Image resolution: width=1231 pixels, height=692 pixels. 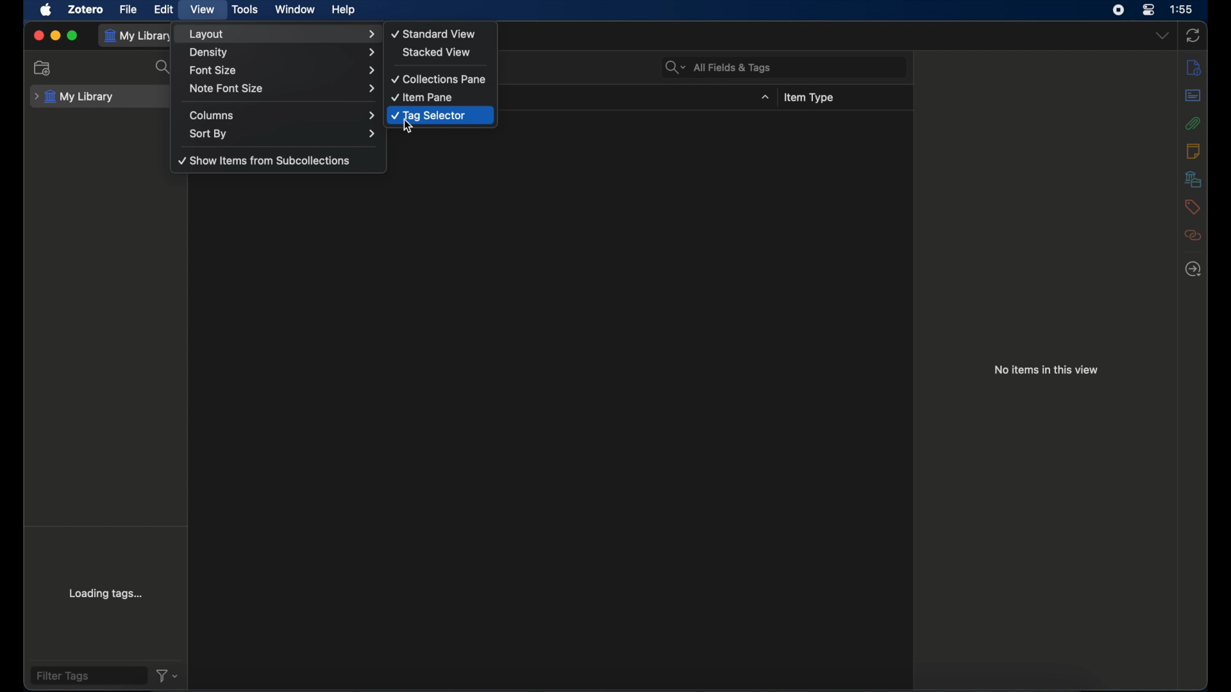 I want to click on search, so click(x=165, y=67).